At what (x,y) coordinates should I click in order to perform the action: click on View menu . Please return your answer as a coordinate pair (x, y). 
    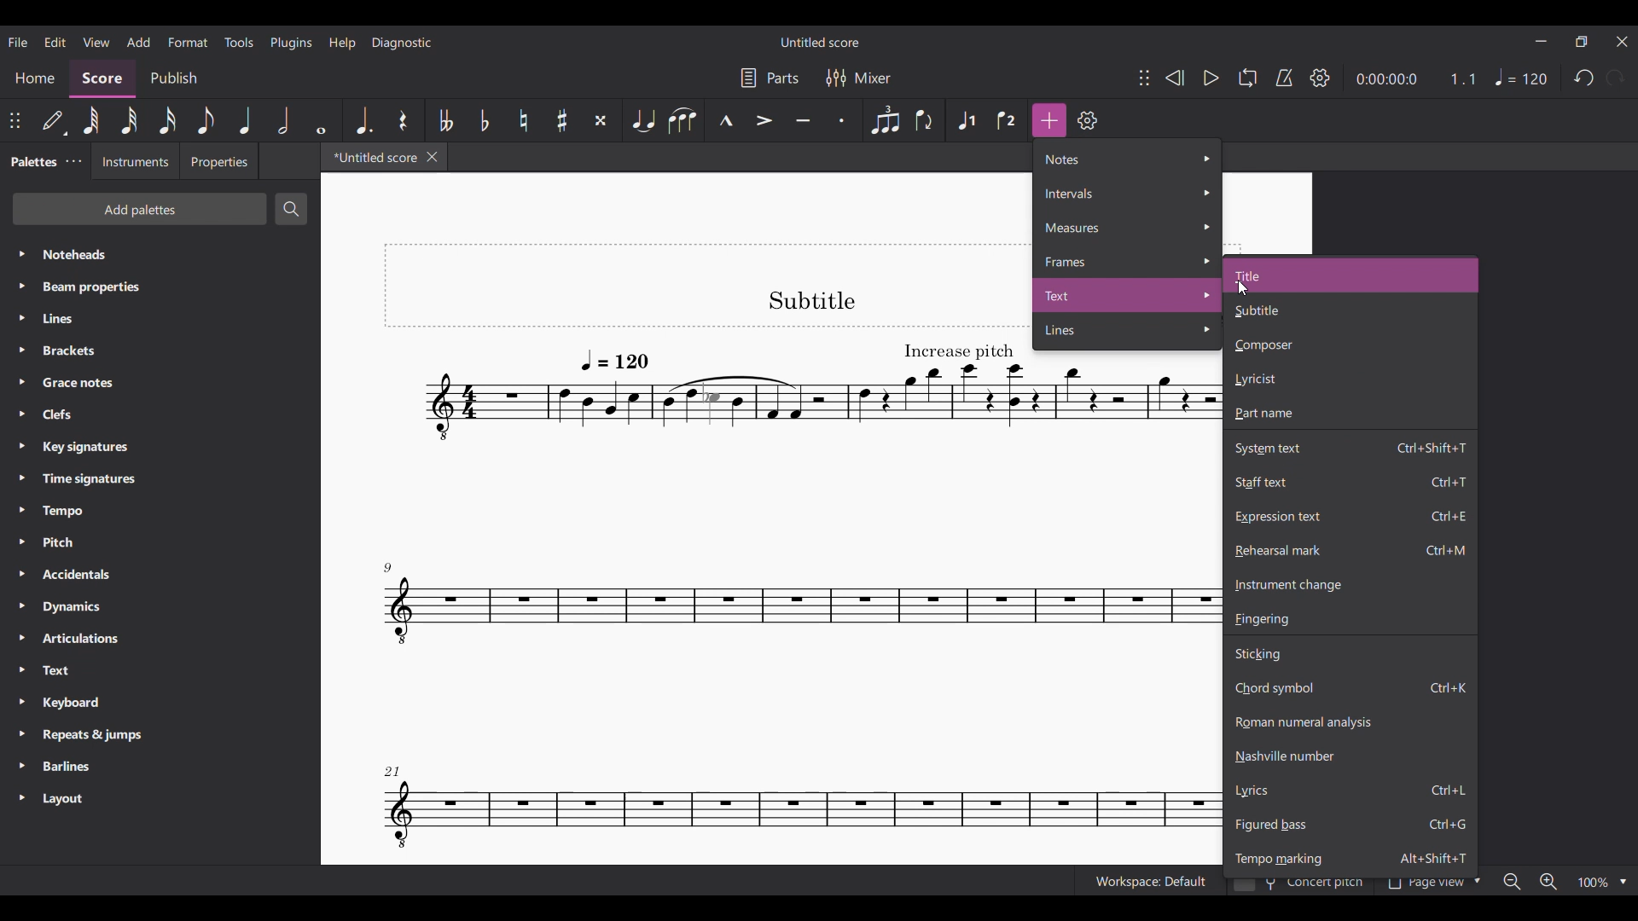
    Looking at the image, I should click on (96, 42).